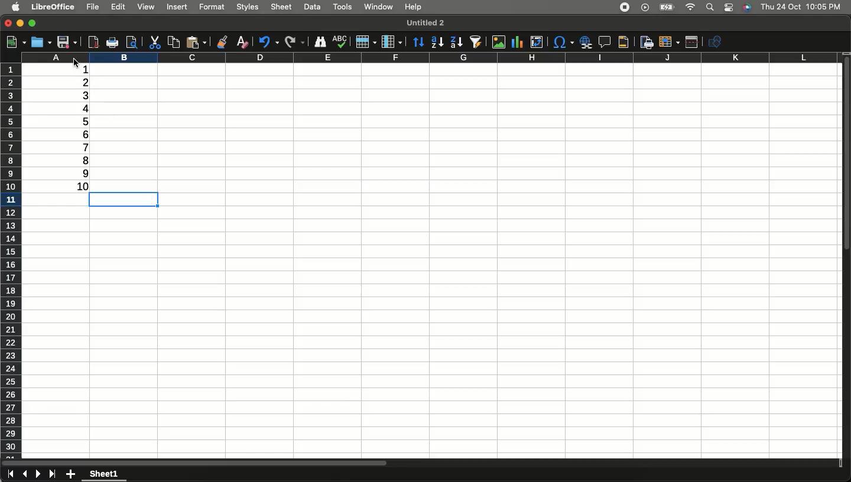  What do you see at coordinates (392, 40) in the screenshot?
I see `Column` at bounding box center [392, 40].